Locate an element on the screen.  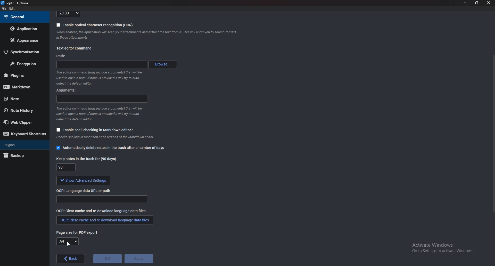
O C R clear cache and redownload language data is located at coordinates (104, 220).